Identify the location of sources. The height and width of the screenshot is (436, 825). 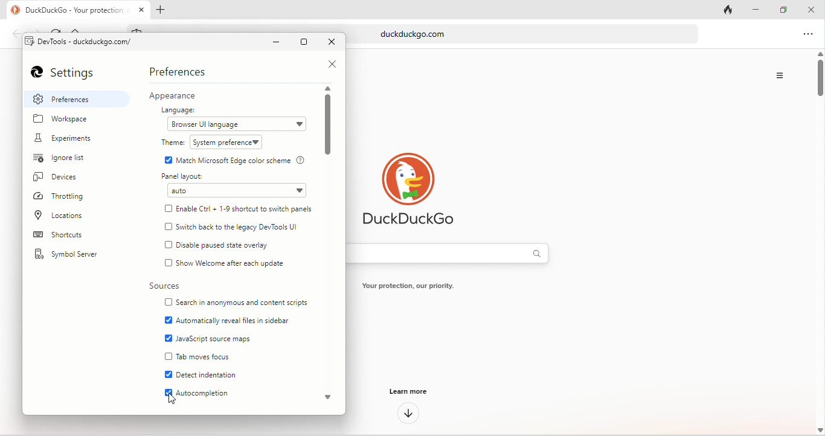
(164, 287).